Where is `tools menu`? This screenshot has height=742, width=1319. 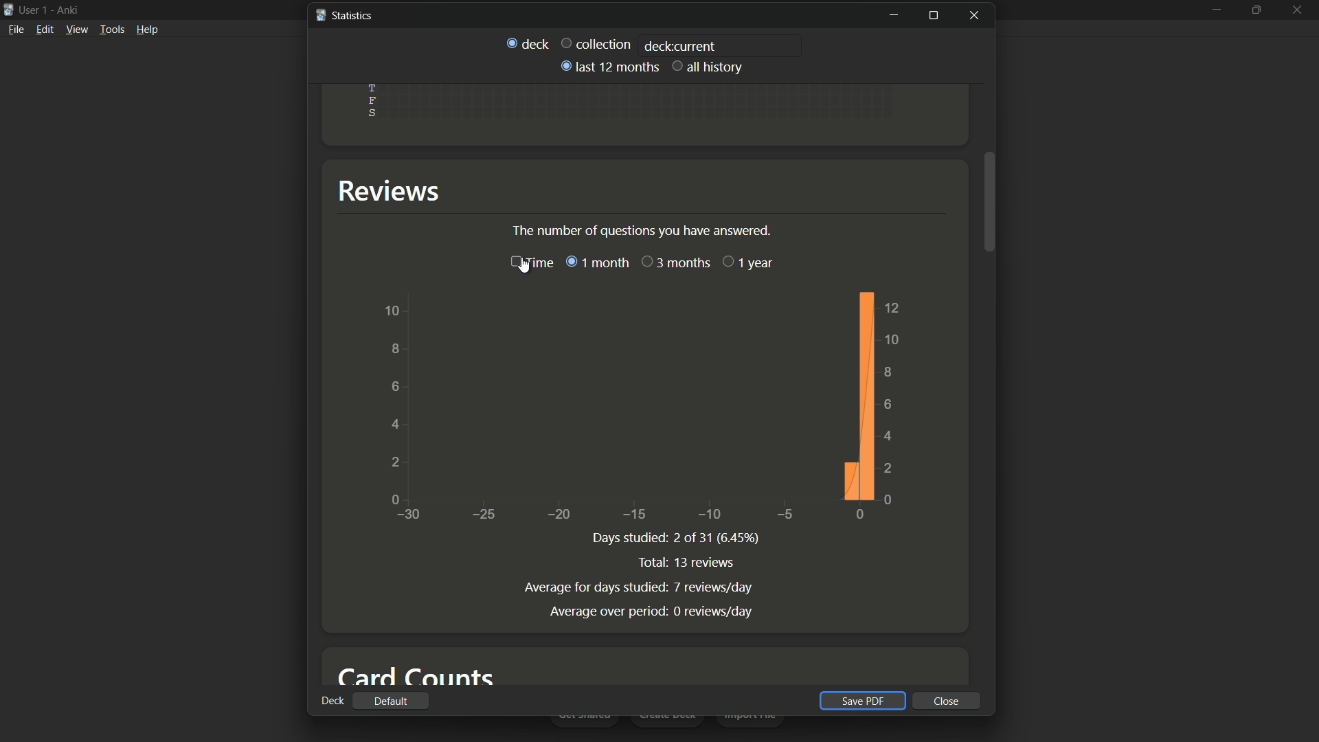
tools menu is located at coordinates (113, 29).